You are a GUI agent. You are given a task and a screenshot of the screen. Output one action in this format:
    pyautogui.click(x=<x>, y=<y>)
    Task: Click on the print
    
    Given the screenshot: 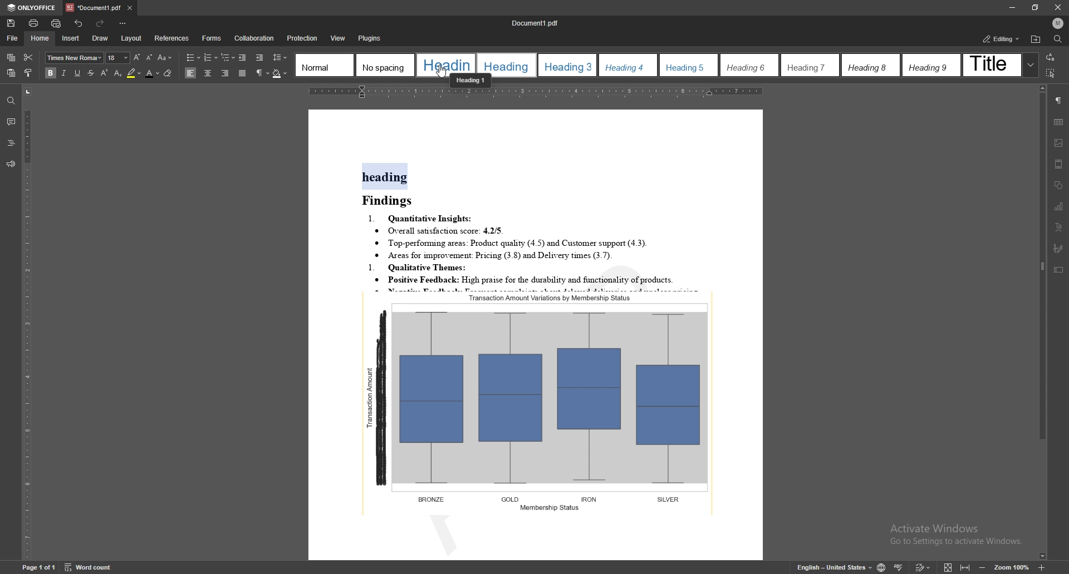 What is the action you would take?
    pyautogui.click(x=34, y=23)
    